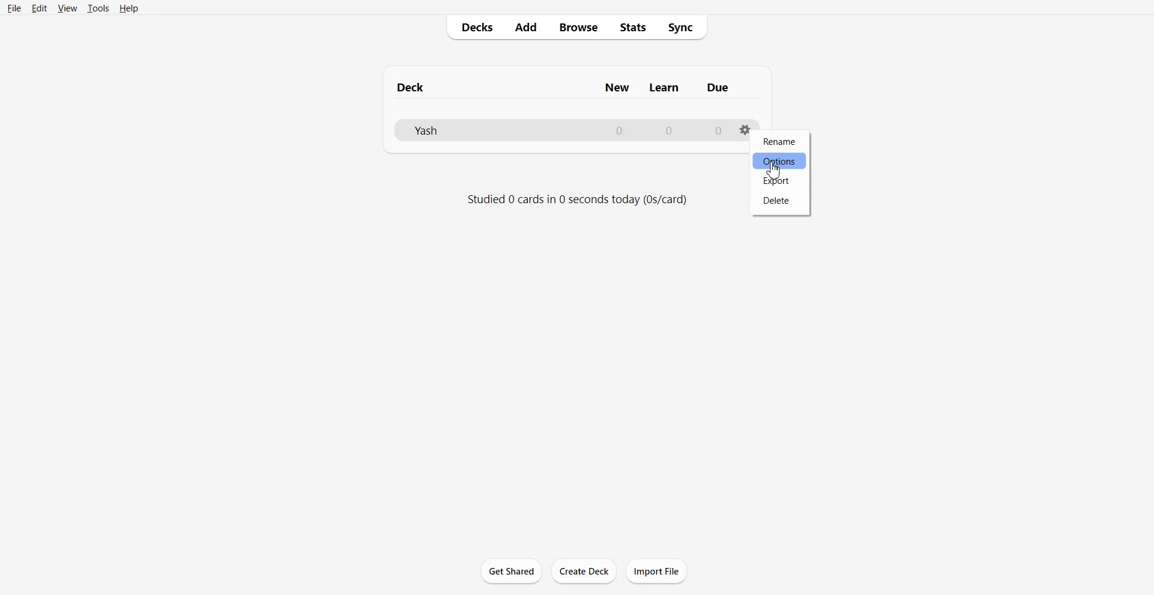 The width and height of the screenshot is (1154, 595). I want to click on File, so click(14, 7).